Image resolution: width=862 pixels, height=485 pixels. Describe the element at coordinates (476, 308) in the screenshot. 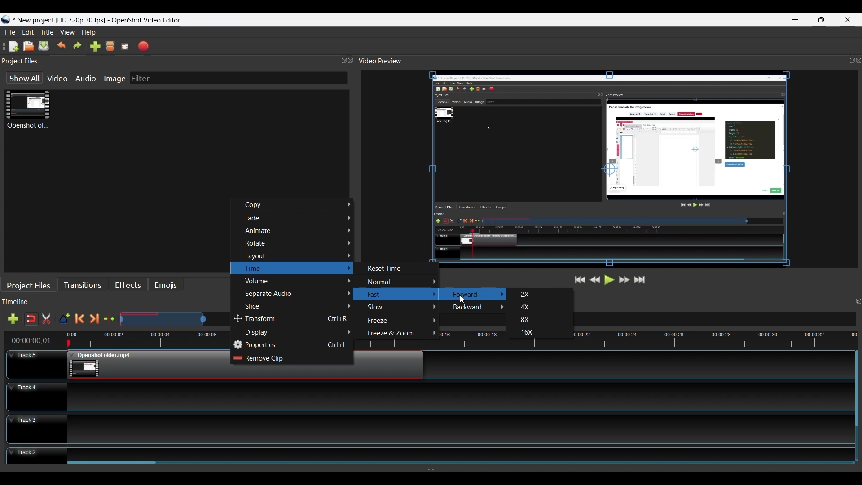

I see `Backward` at that location.